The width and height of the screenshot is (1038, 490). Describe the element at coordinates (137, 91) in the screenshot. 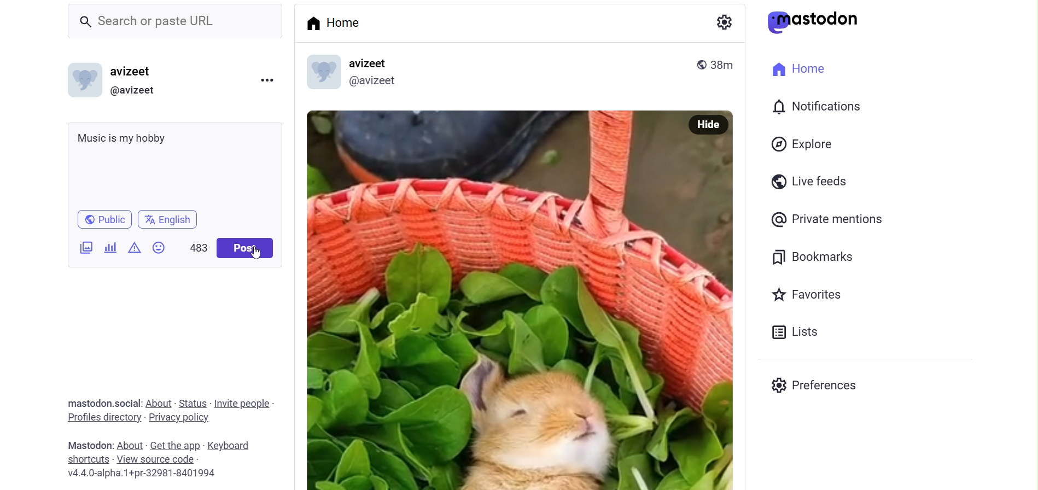

I see `@avizeet` at that location.